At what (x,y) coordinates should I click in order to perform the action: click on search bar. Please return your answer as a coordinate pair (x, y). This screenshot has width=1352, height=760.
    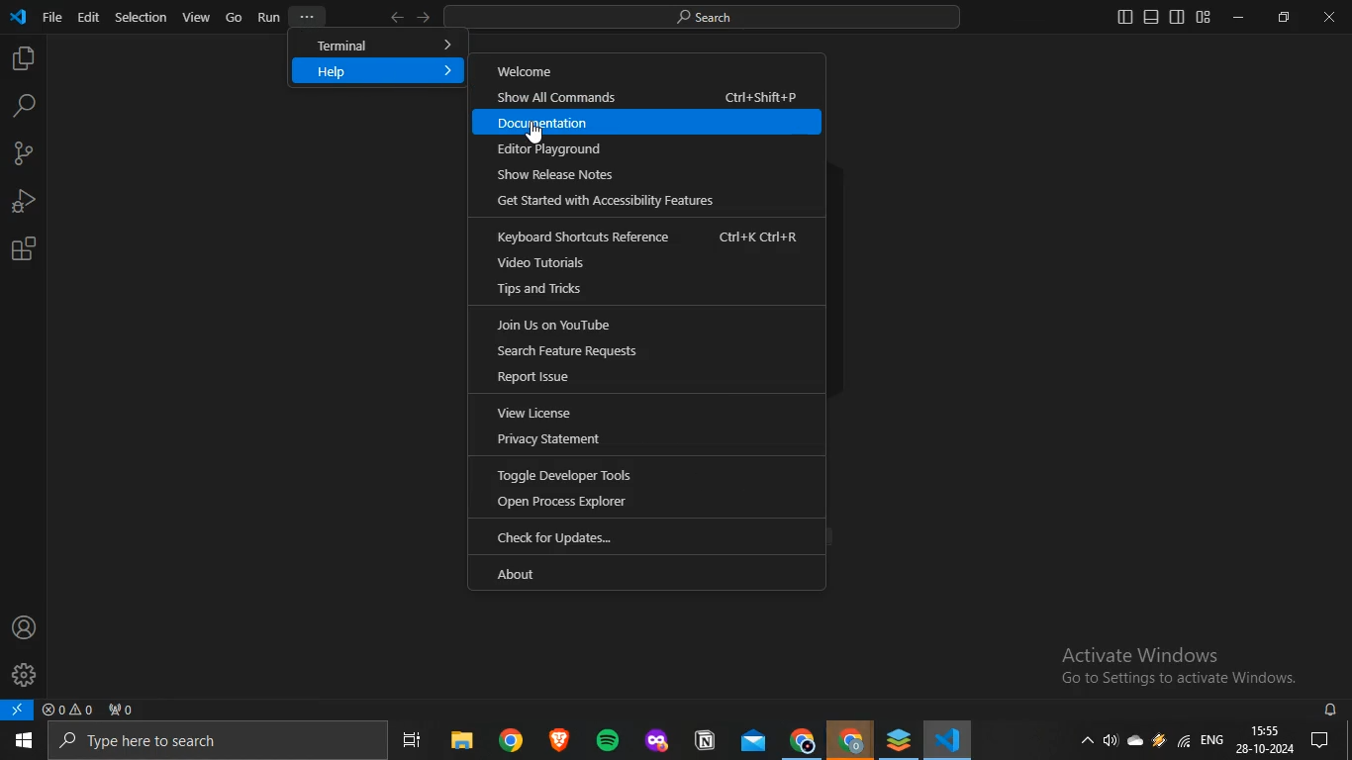
    Looking at the image, I should click on (211, 741).